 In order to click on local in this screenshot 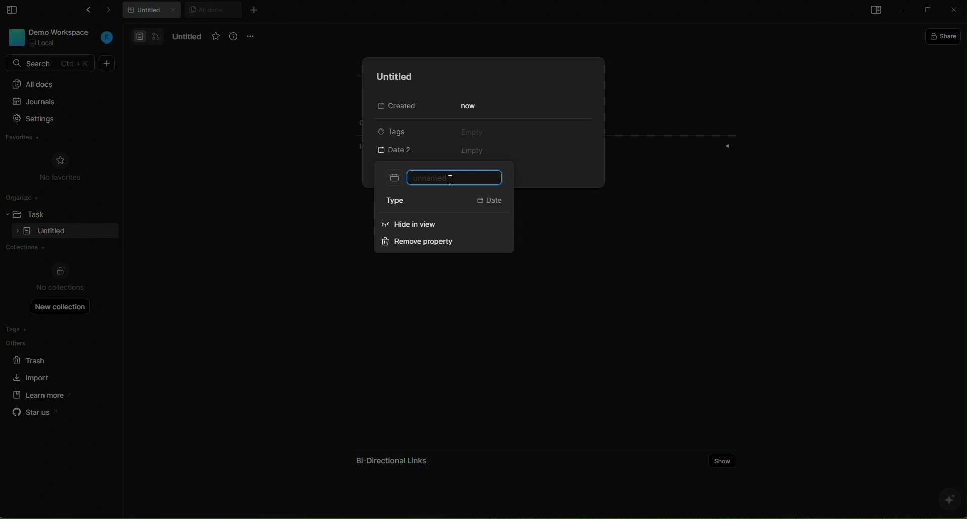, I will do `click(43, 43)`.